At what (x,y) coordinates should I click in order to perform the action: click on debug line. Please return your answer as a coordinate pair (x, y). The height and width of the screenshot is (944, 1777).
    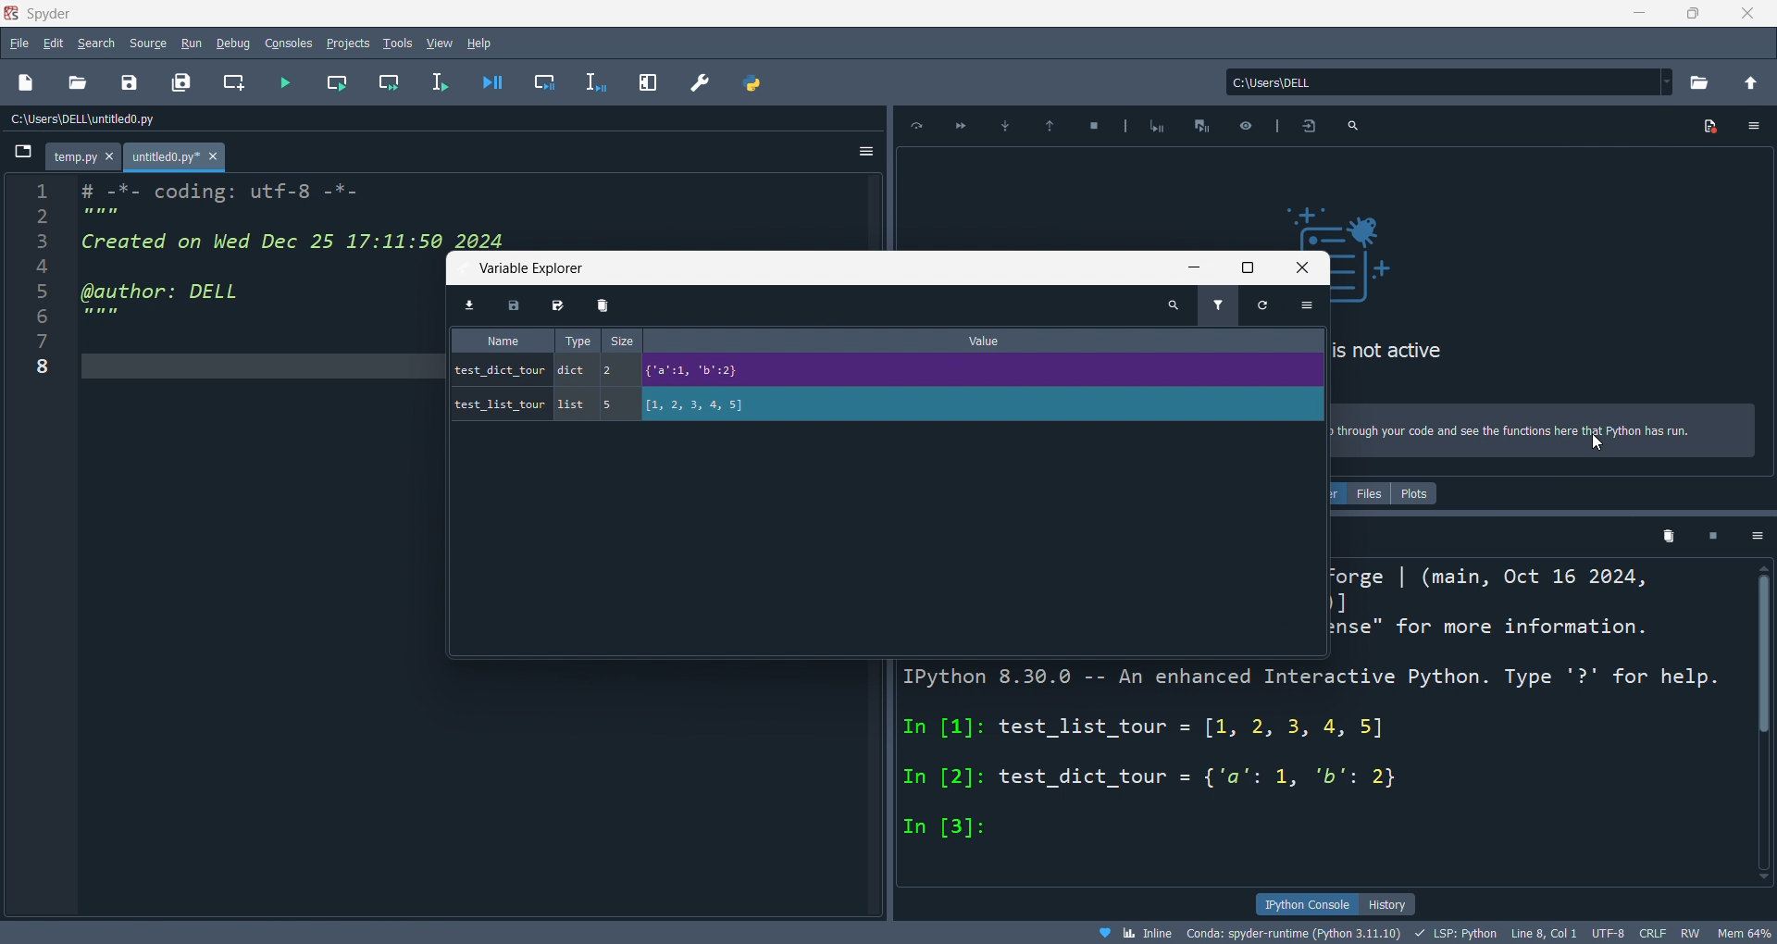
    Looking at the image, I should click on (596, 81).